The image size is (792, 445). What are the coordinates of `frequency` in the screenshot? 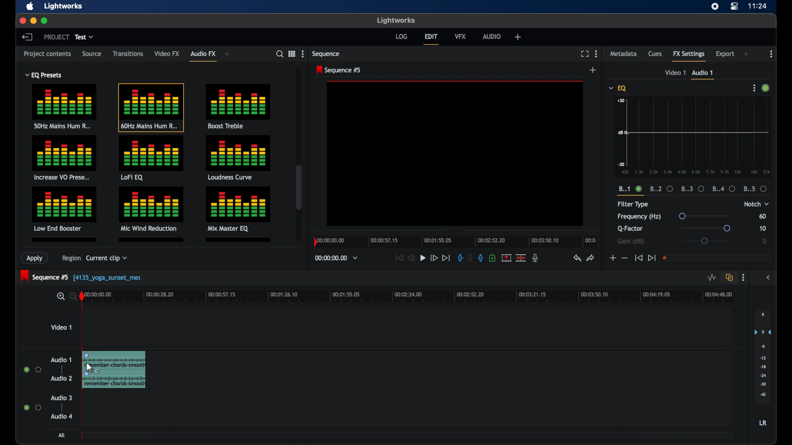 It's located at (640, 216).